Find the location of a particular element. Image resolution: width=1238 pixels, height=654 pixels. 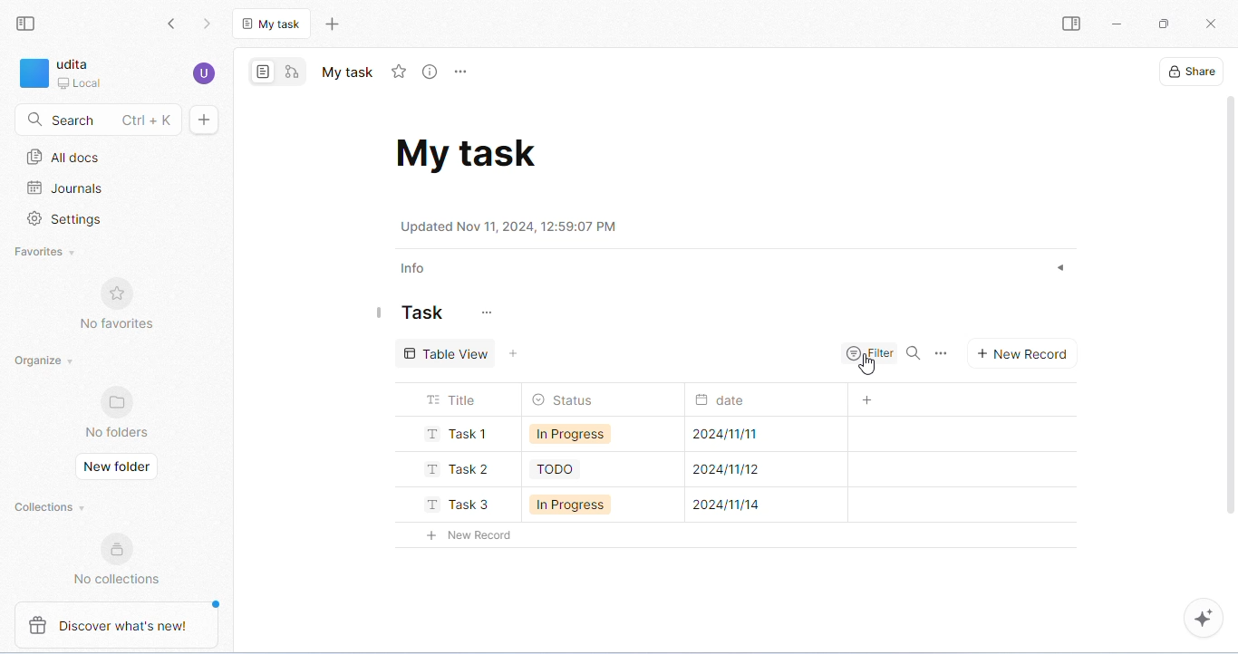

AI assistant is located at coordinates (1202, 618).